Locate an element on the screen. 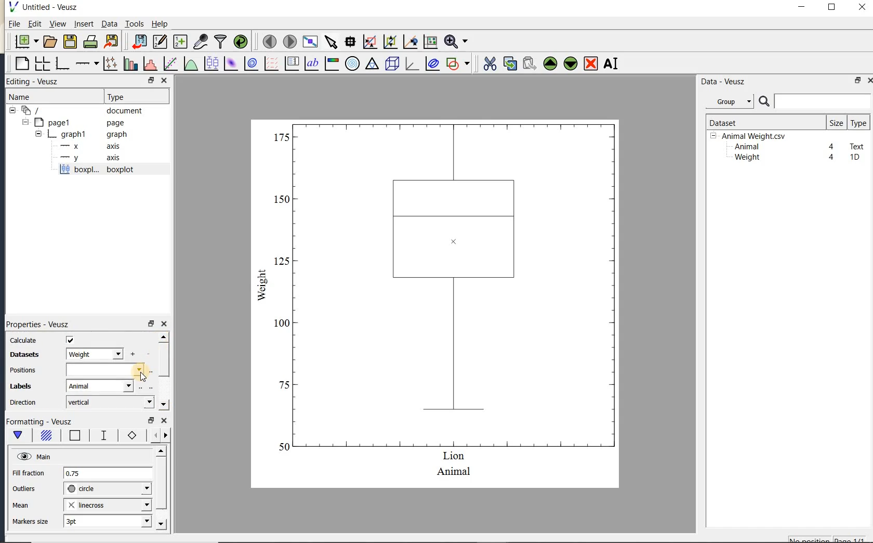 Image resolution: width=873 pixels, height=543 pixels. click to zoom out of graph axes is located at coordinates (391, 41).